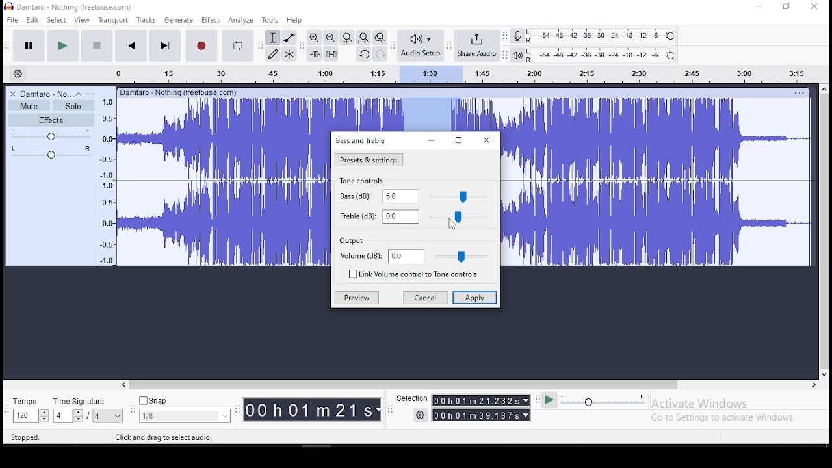 The height and width of the screenshot is (468, 832). Describe the element at coordinates (813, 385) in the screenshot. I see `right` at that location.